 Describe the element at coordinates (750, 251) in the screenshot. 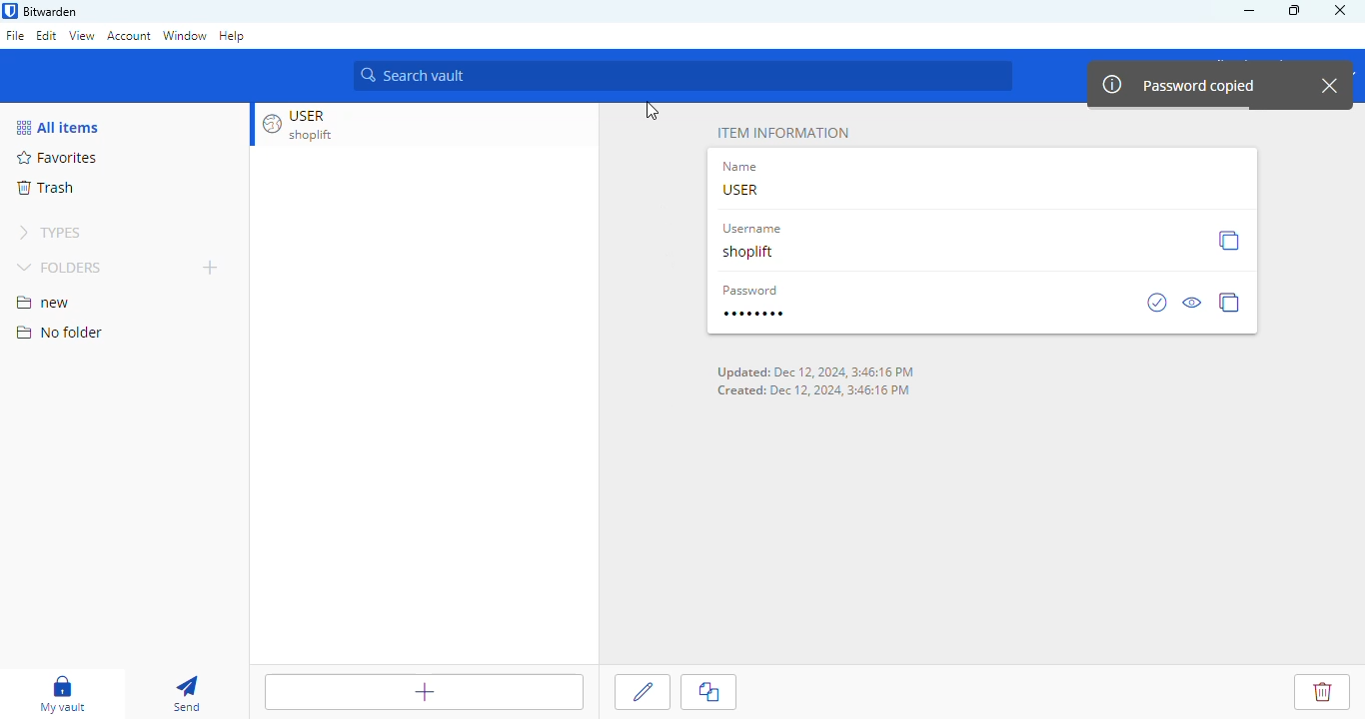

I see `shoplift` at that location.